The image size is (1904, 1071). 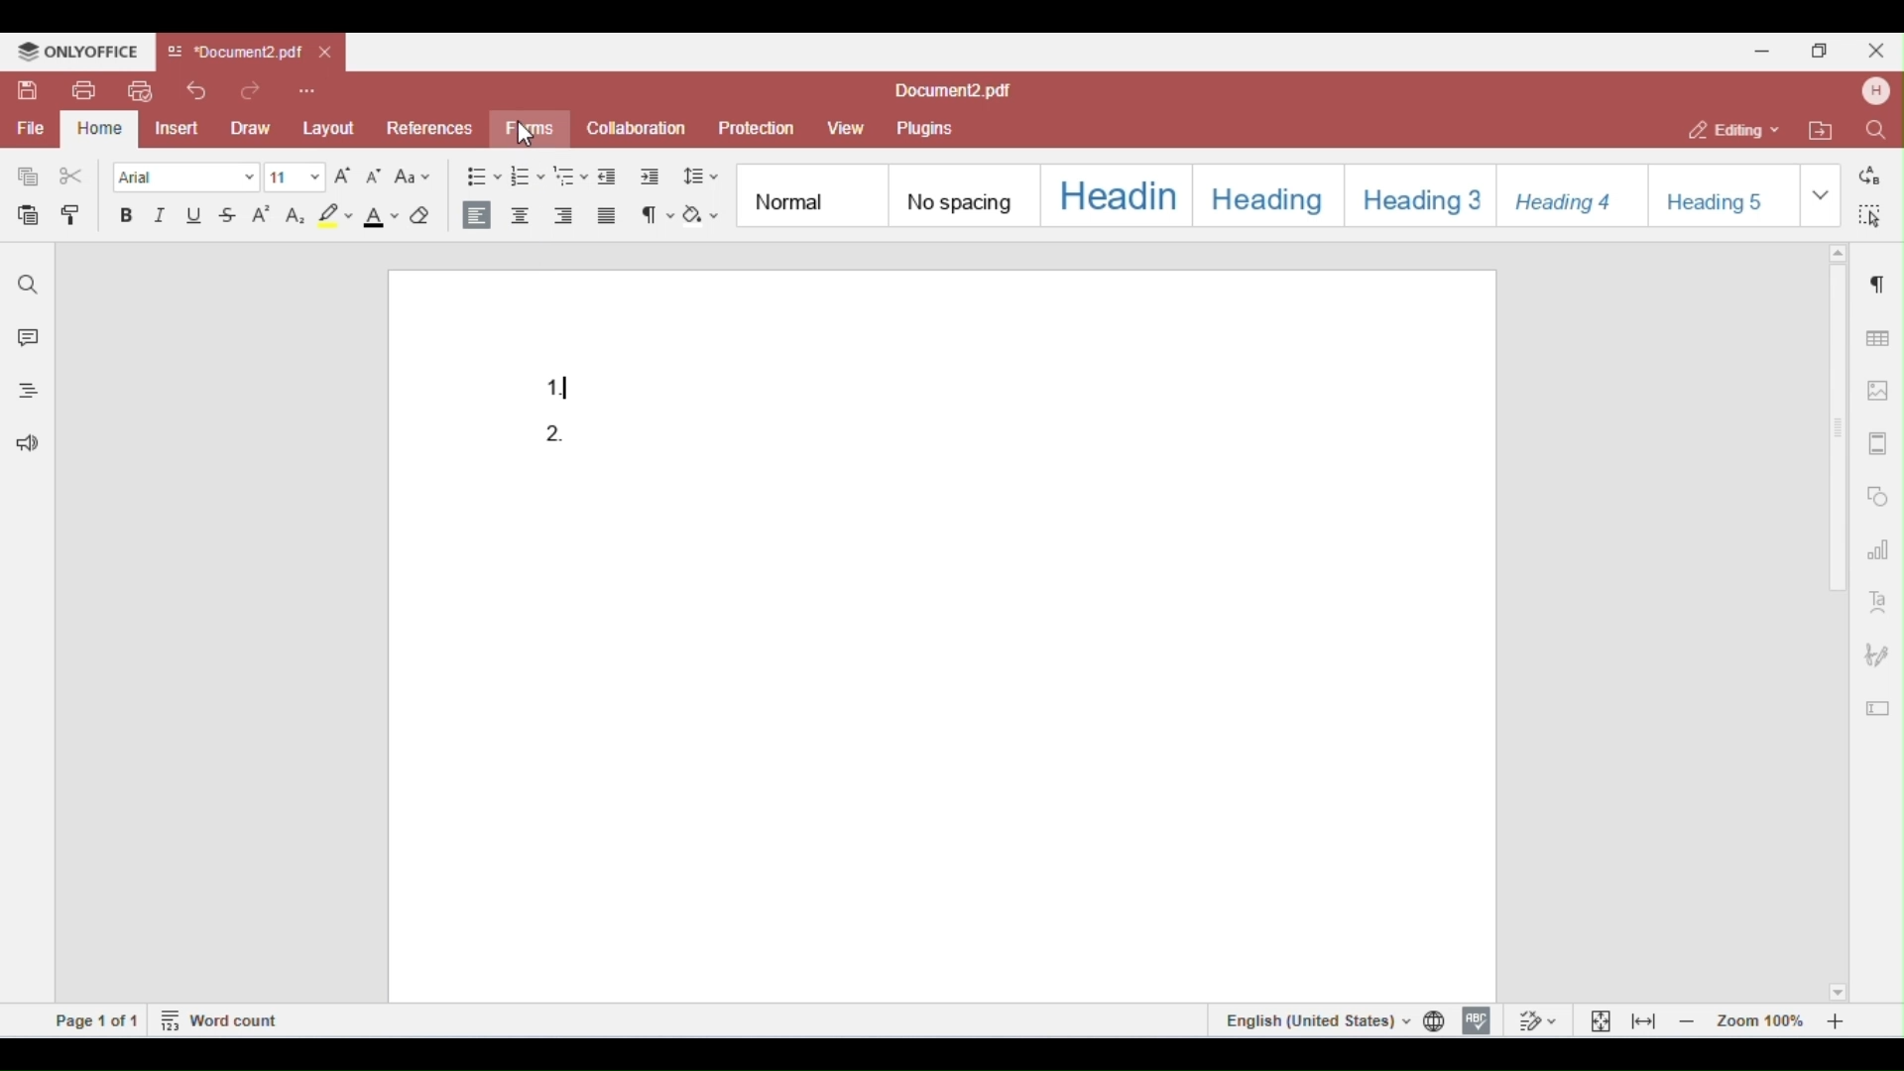 I want to click on feedback and support, so click(x=23, y=446).